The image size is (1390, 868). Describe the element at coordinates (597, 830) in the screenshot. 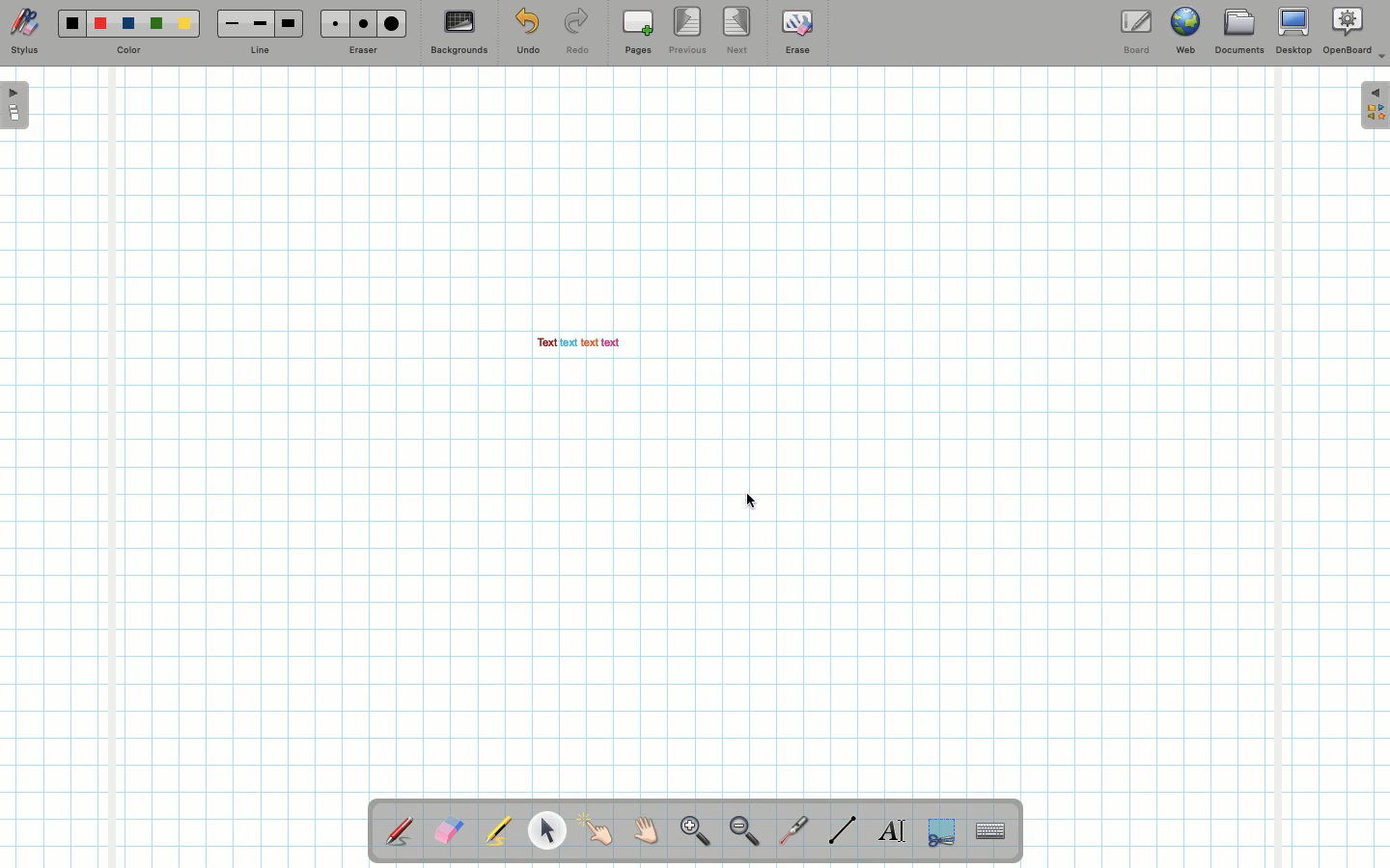

I see `Pointer` at that location.